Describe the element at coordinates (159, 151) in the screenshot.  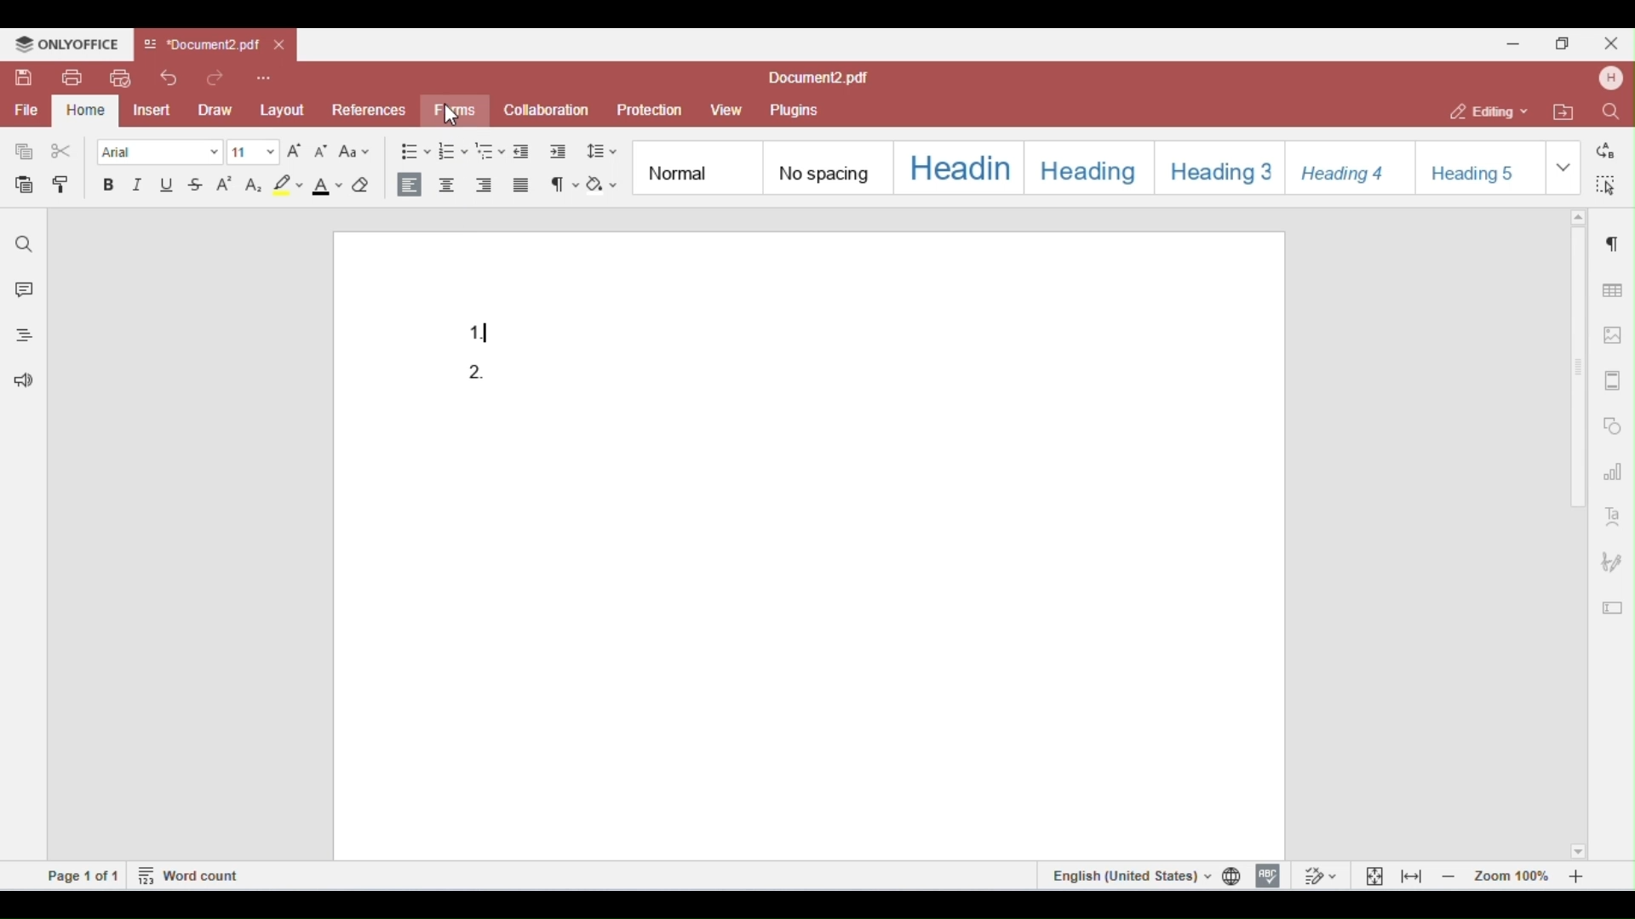
I see `font style` at that location.